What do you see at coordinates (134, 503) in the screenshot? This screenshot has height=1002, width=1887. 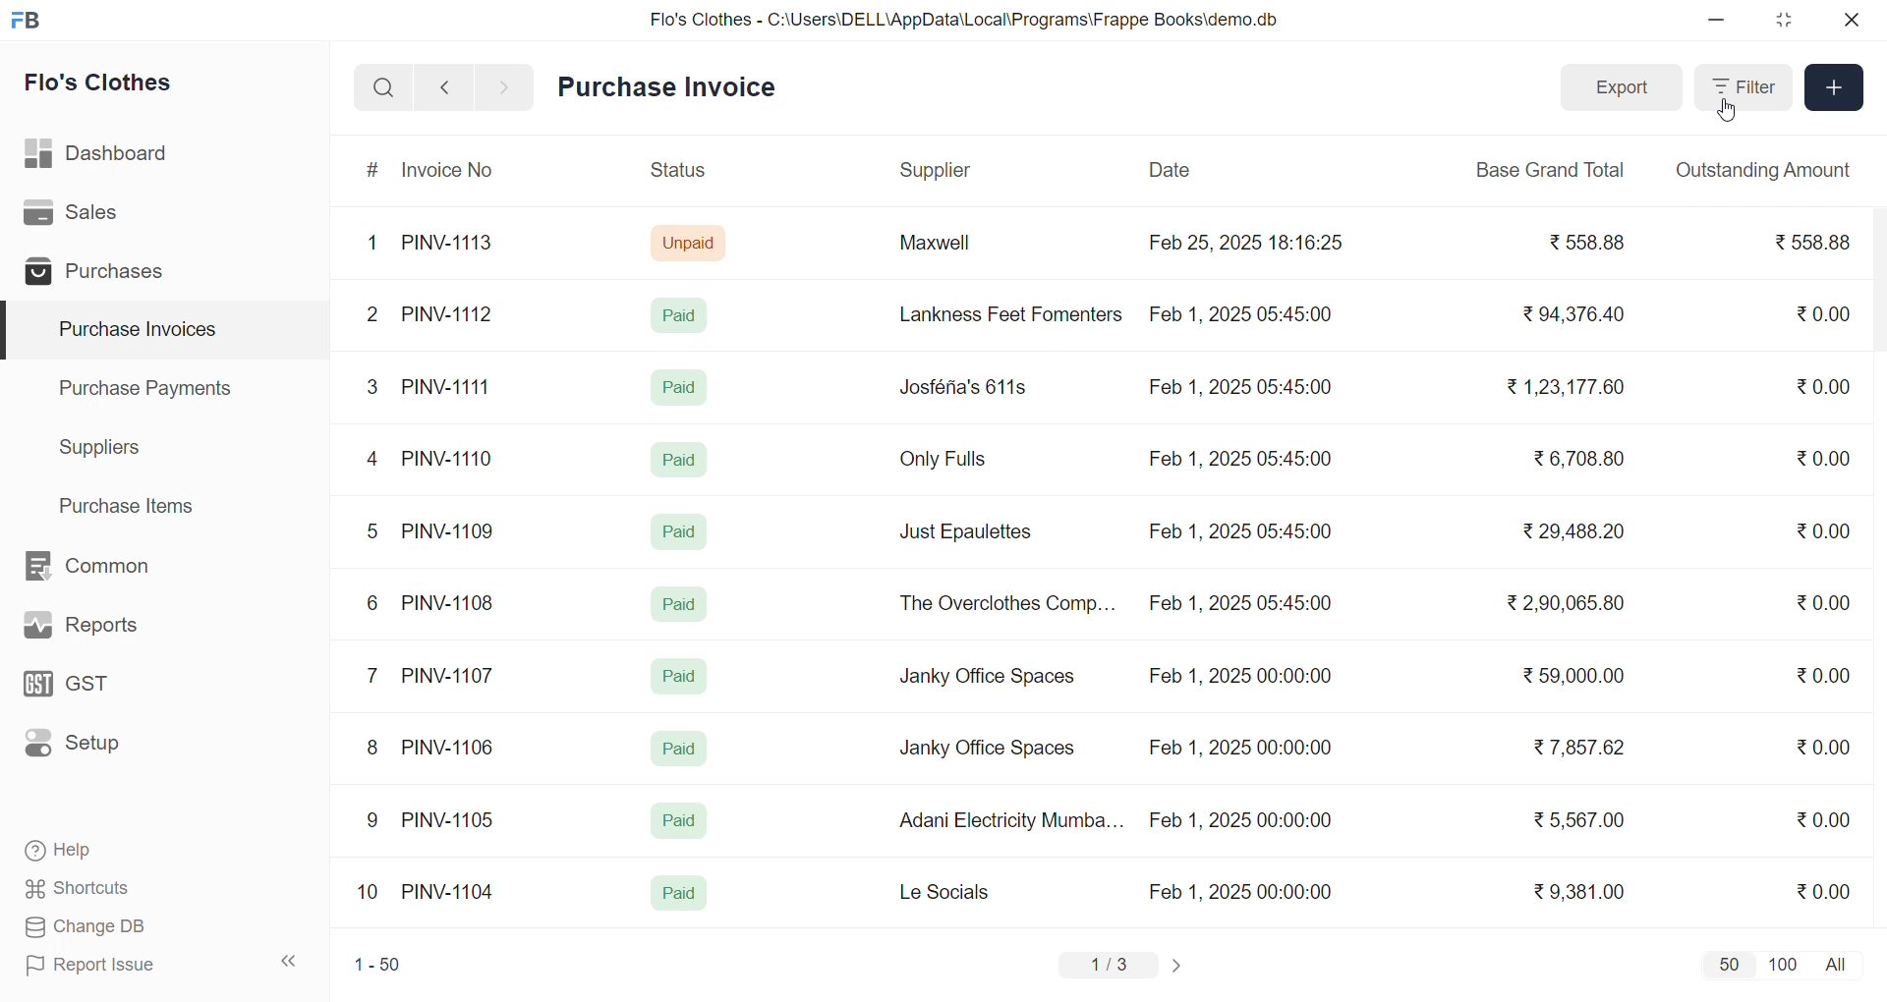 I see `Purchase Items` at bounding box center [134, 503].